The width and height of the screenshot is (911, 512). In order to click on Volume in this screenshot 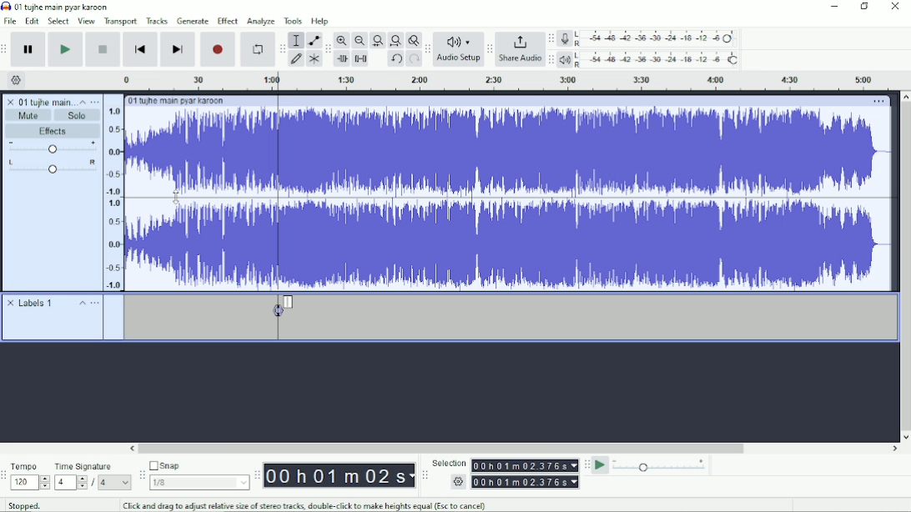, I will do `click(52, 148)`.